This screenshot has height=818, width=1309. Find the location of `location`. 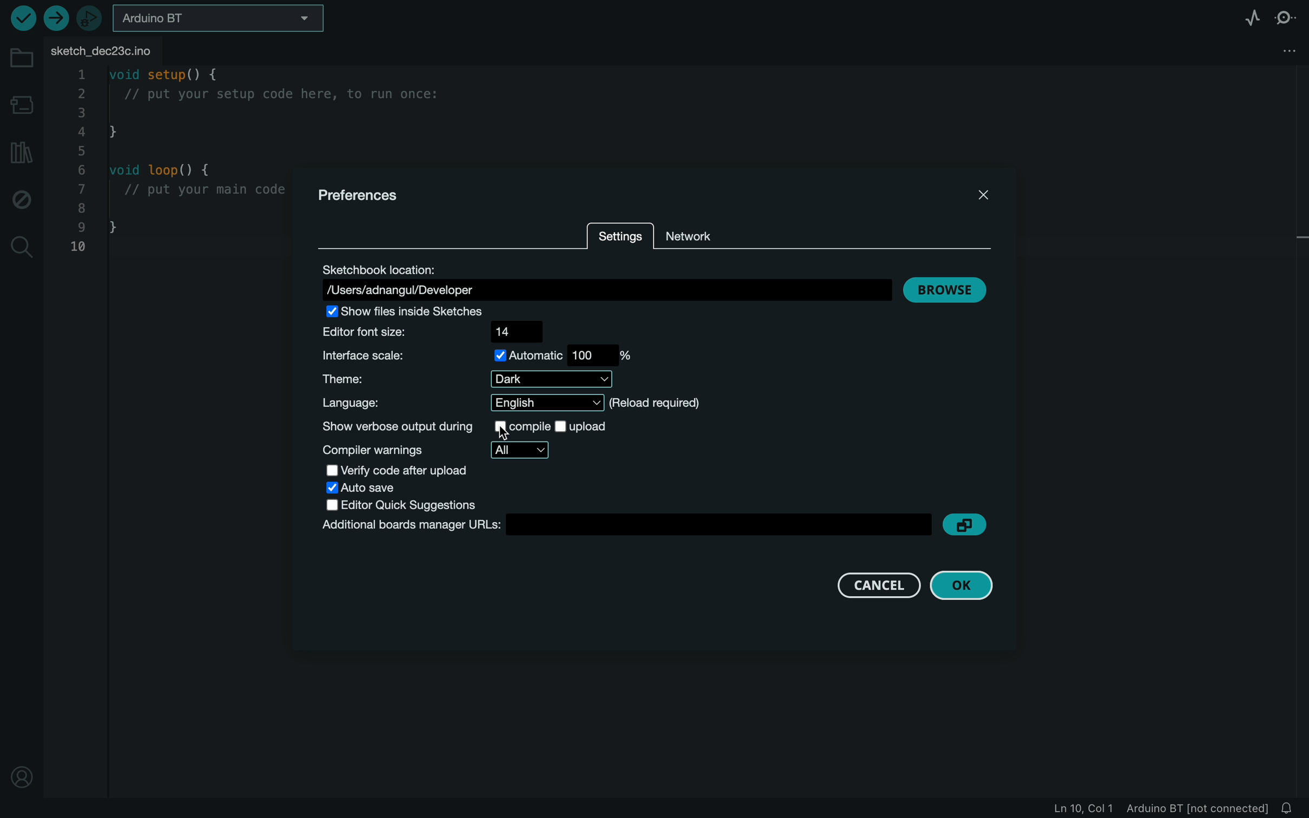

location is located at coordinates (604, 280).